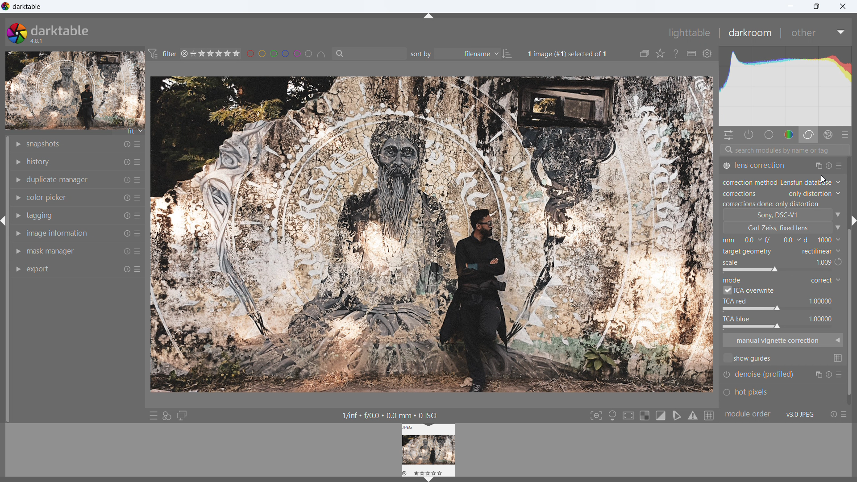  Describe the element at coordinates (789, 135) in the screenshot. I see `color` at that location.